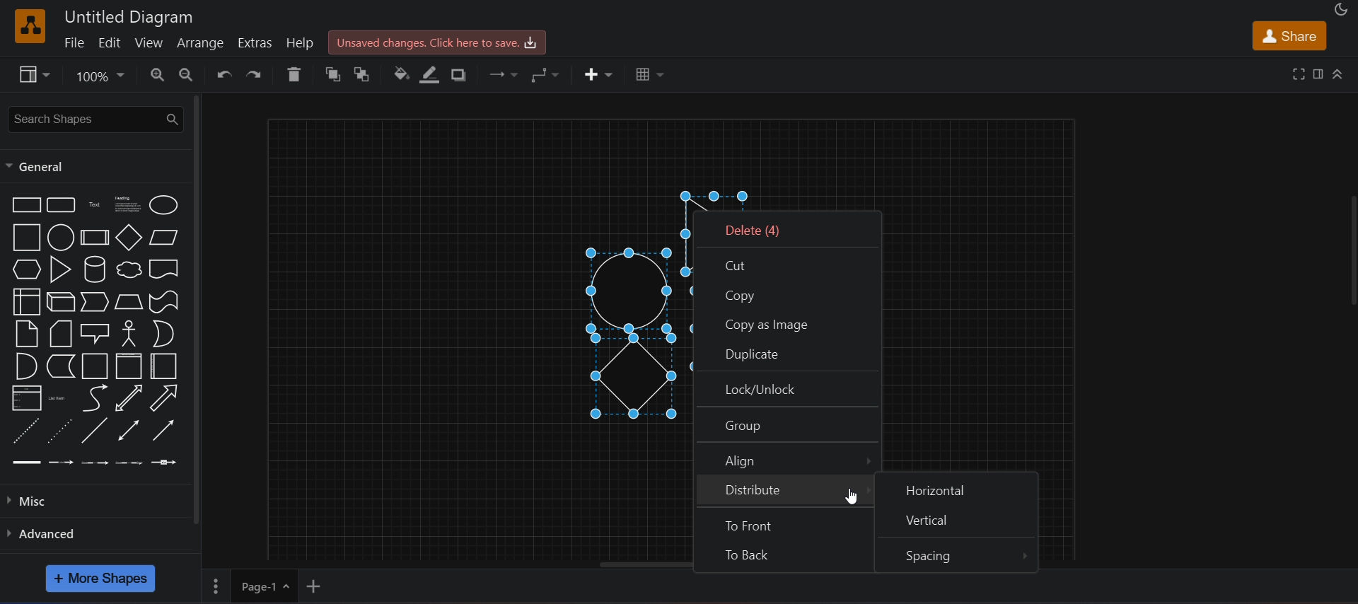 This screenshot has width=1358, height=604. I want to click on rounded rectangle, so click(62, 206).